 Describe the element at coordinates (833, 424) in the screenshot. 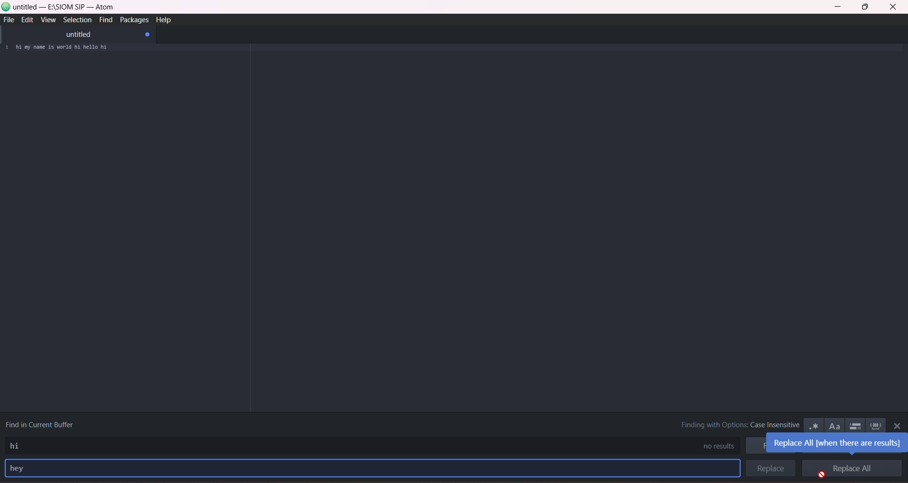

I see `match case` at that location.